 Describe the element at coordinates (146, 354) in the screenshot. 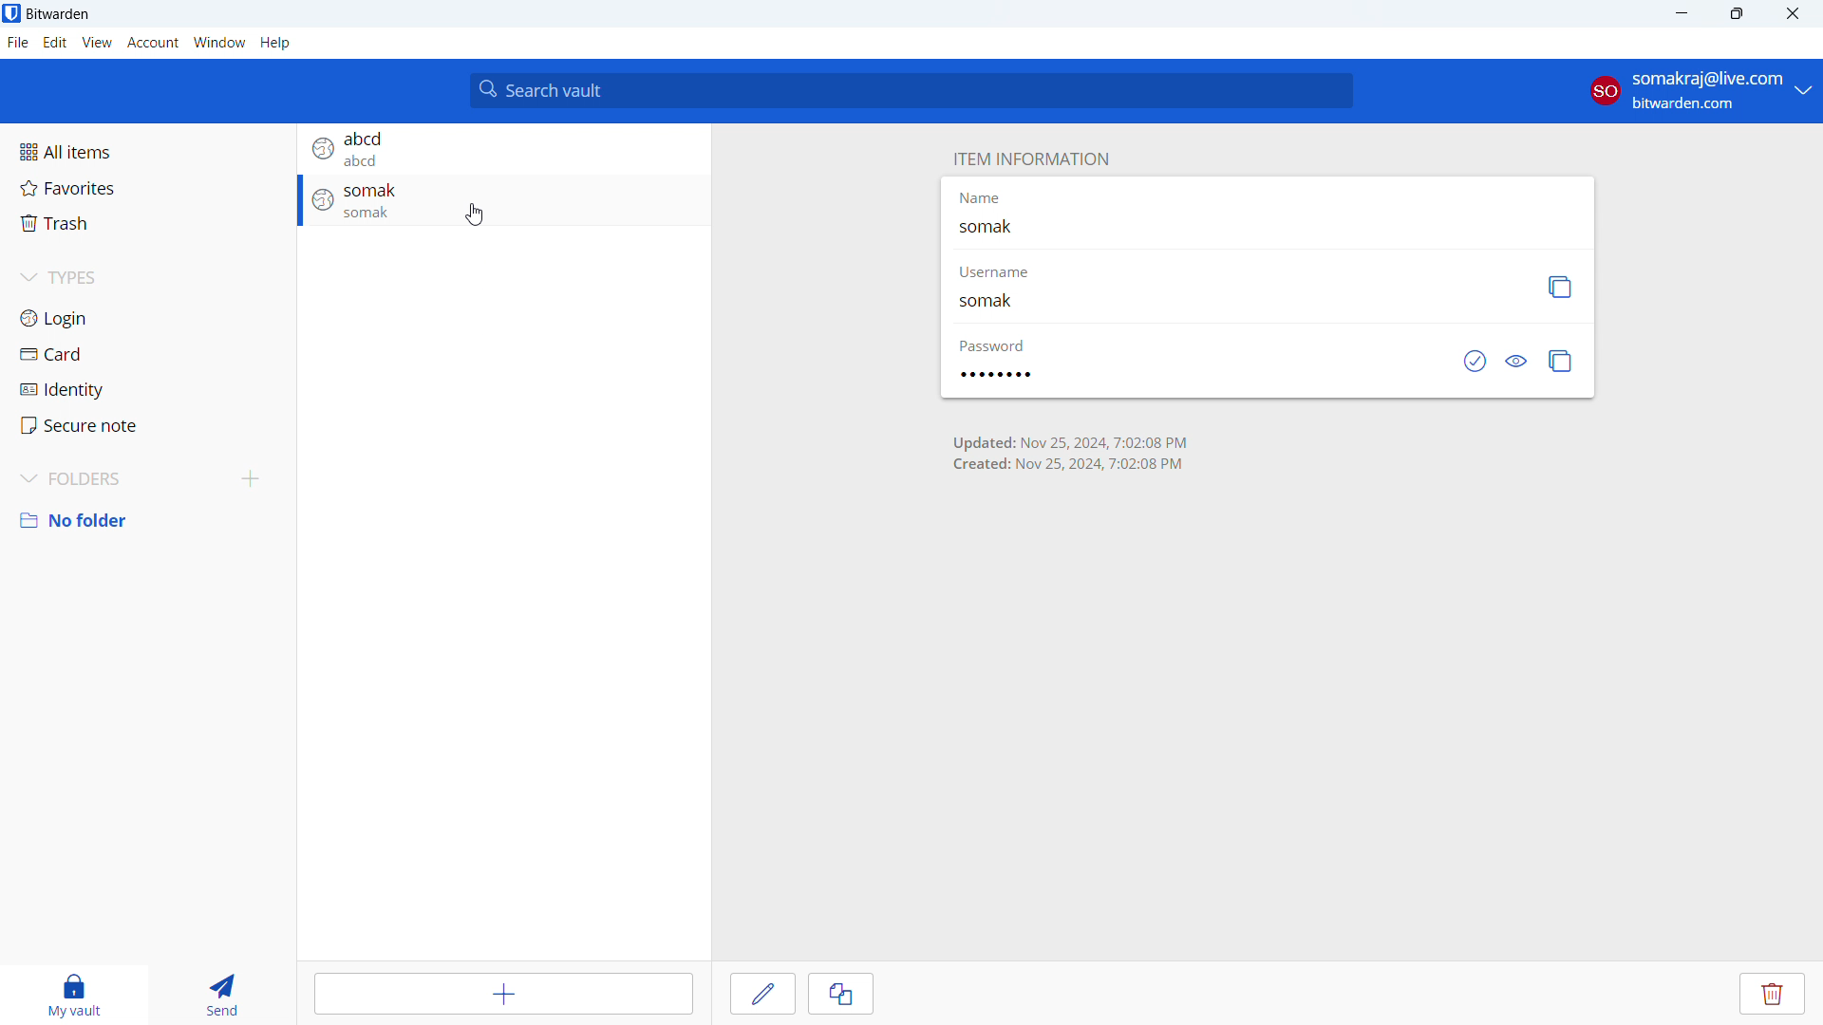

I see `card` at that location.